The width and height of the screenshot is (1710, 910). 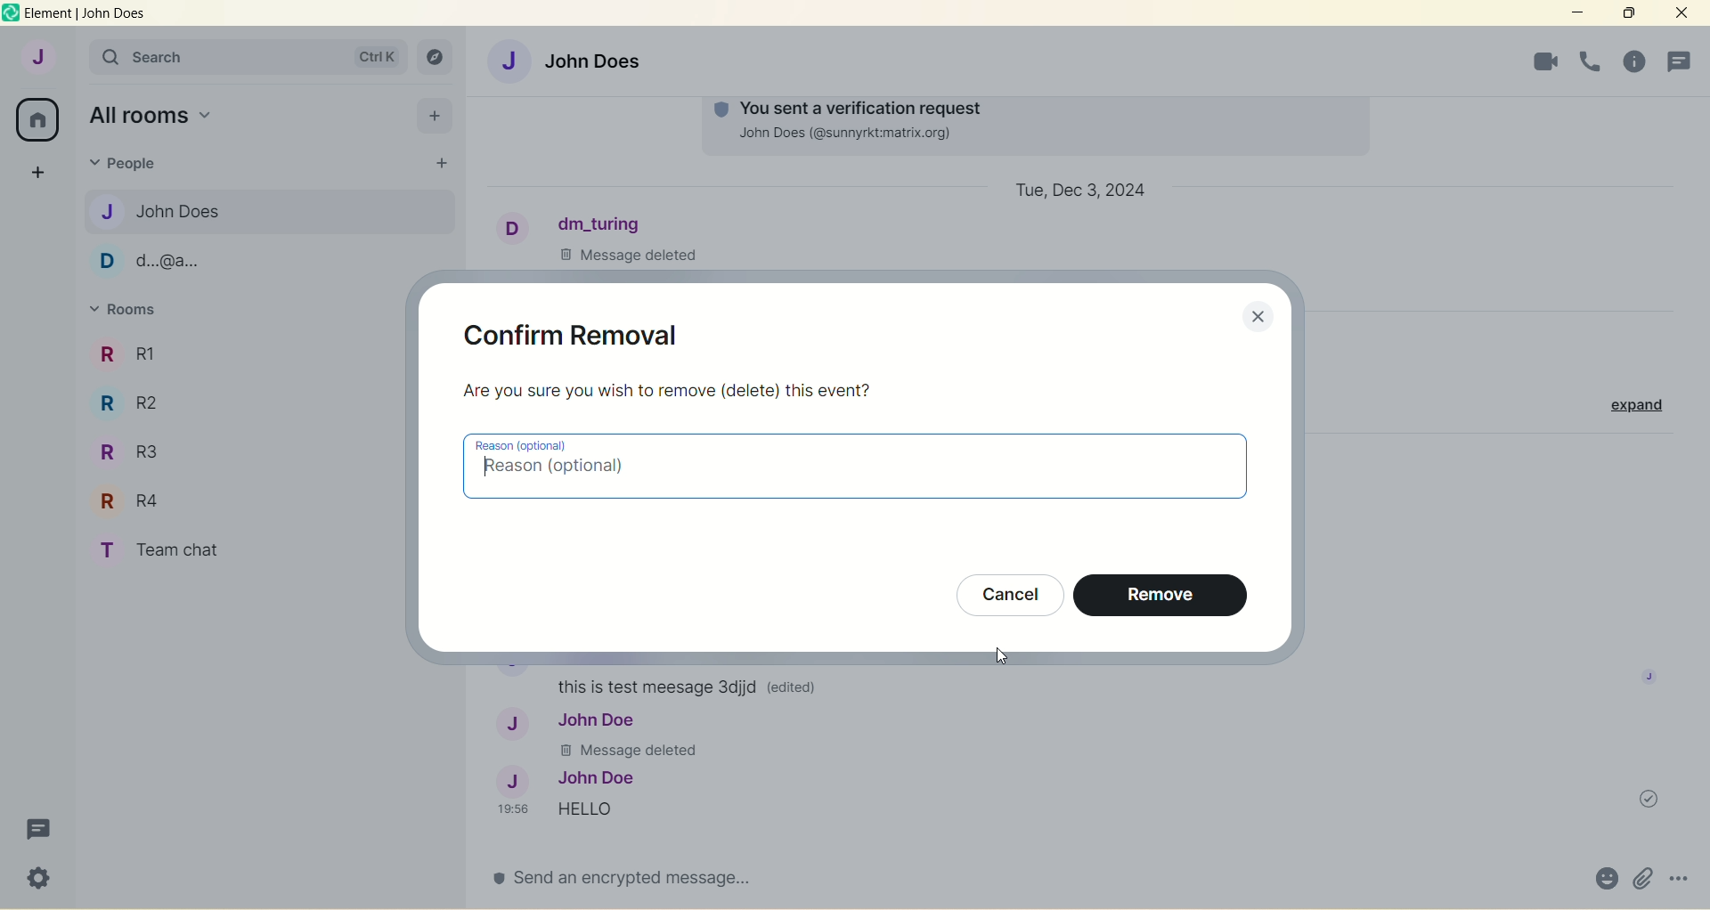 What do you see at coordinates (1258, 319) in the screenshot?
I see `close` at bounding box center [1258, 319].